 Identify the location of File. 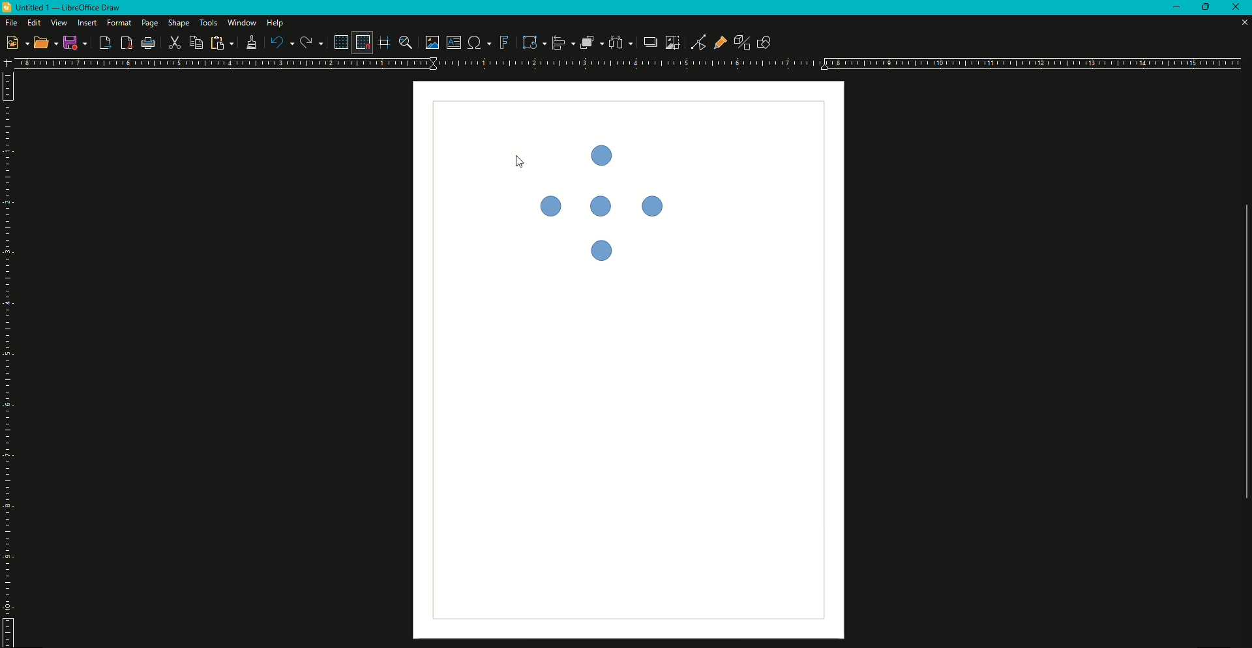
(10, 22).